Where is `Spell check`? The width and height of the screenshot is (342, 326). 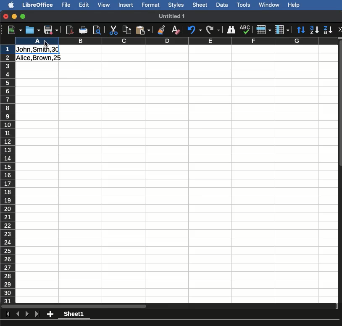
Spell check is located at coordinates (245, 29).